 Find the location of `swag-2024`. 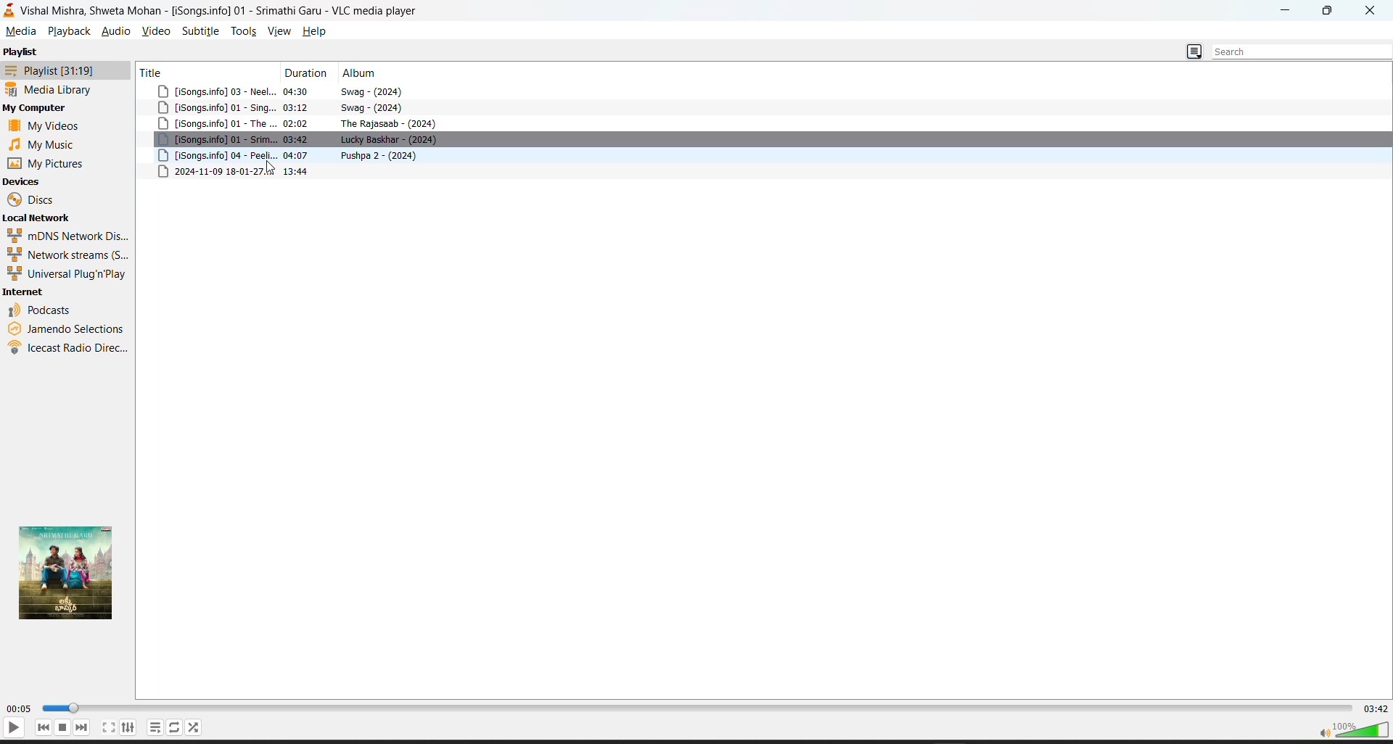

swag-2024 is located at coordinates (377, 91).